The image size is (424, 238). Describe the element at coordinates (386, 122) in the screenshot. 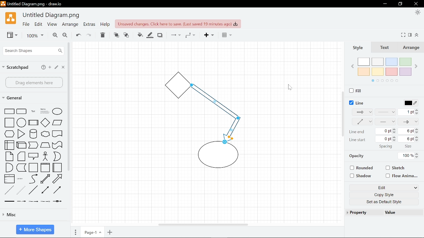

I see `dash symbol` at that location.